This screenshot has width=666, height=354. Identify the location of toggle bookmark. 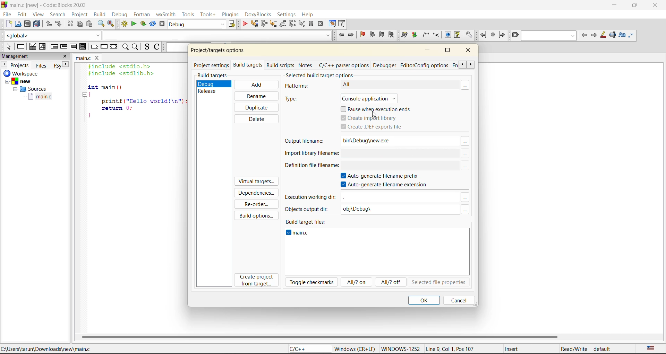
(364, 34).